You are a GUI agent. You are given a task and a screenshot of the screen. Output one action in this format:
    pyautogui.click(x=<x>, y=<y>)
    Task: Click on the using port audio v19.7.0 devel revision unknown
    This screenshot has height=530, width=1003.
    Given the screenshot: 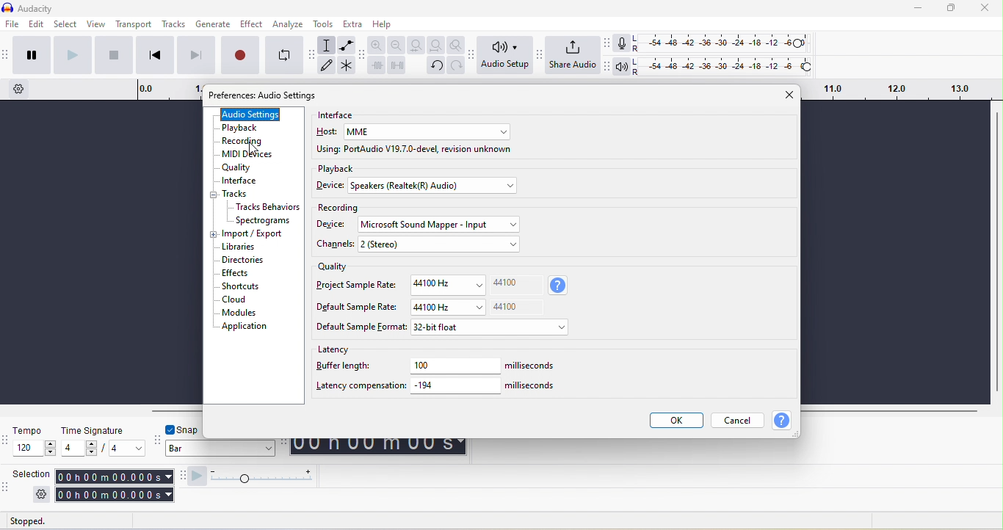 What is the action you would take?
    pyautogui.click(x=420, y=150)
    